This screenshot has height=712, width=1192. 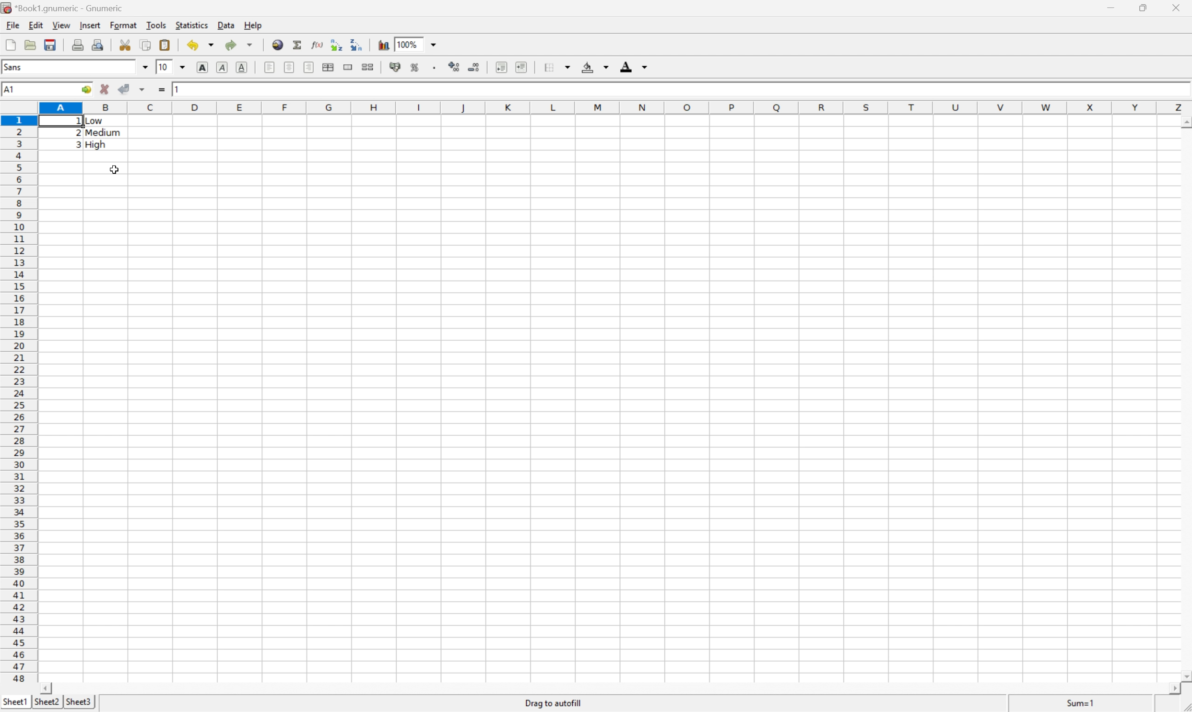 What do you see at coordinates (124, 25) in the screenshot?
I see `Format` at bounding box center [124, 25].